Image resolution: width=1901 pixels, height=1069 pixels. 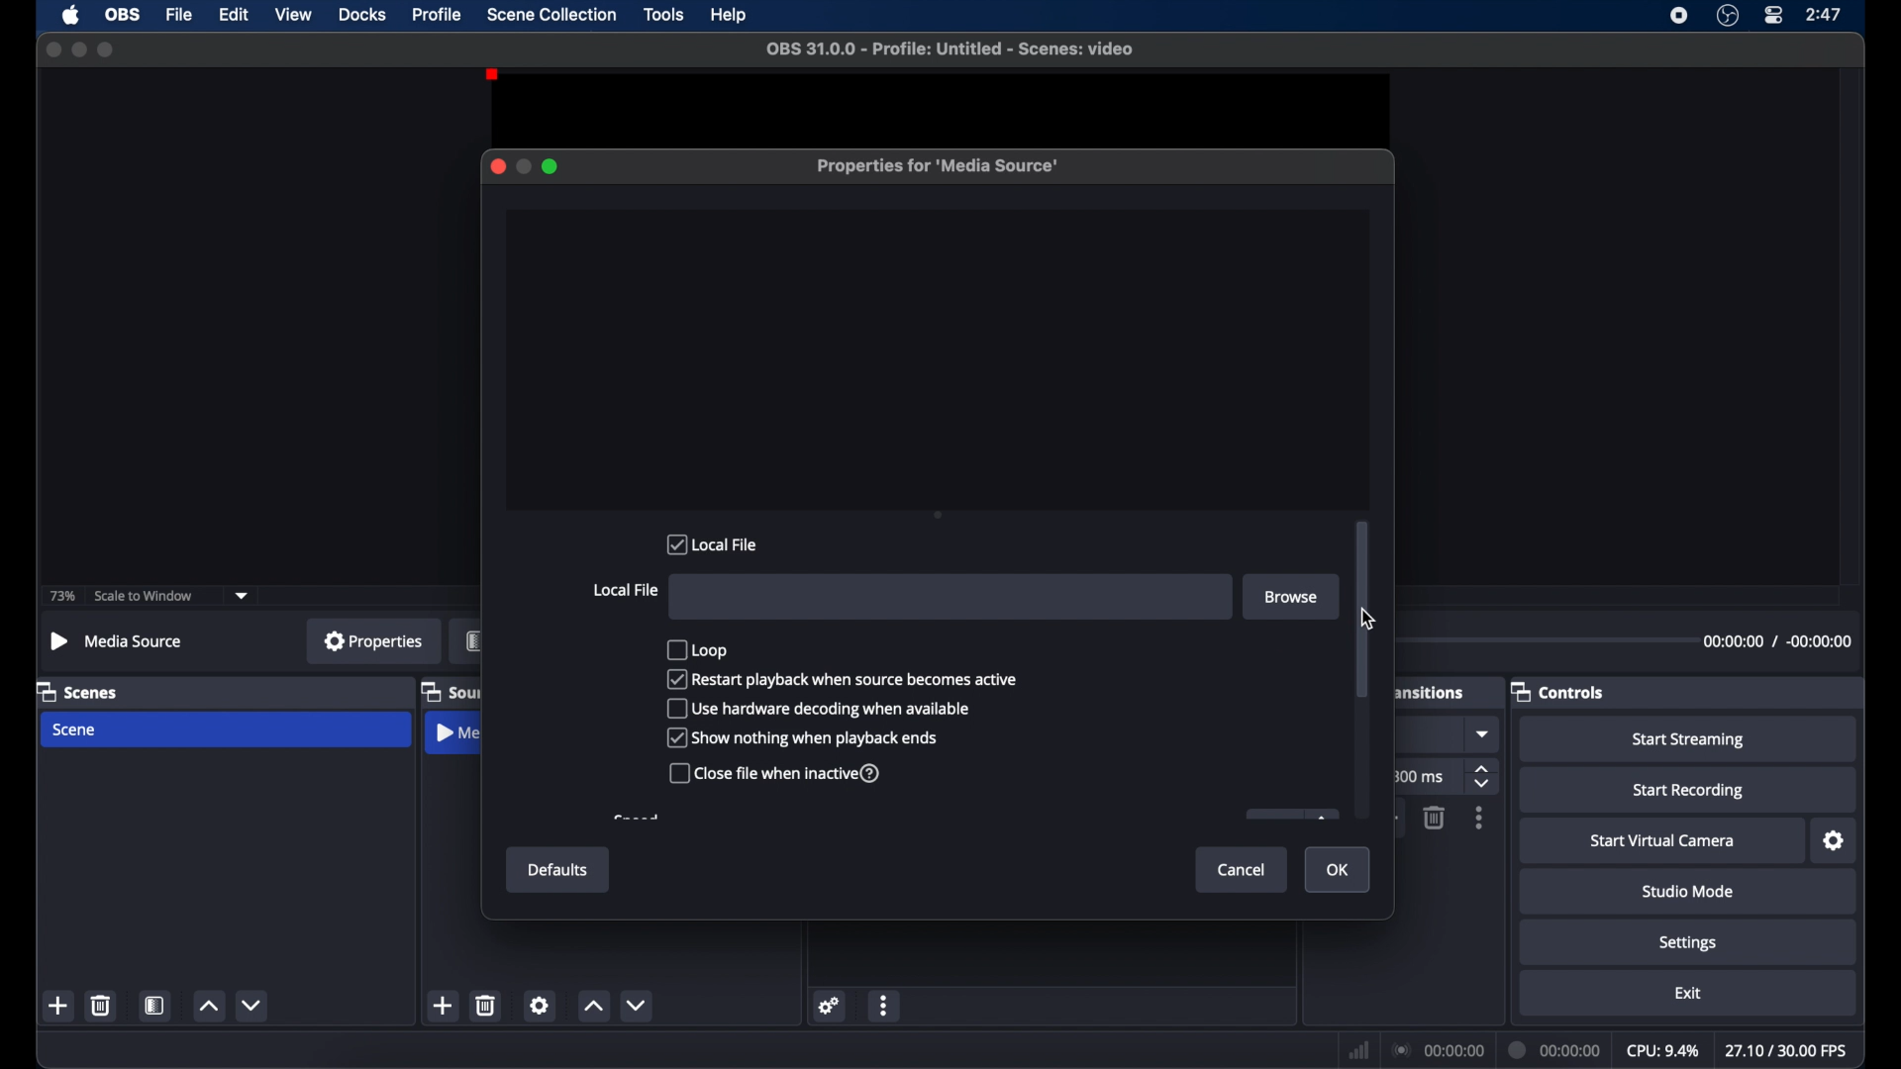 I want to click on start virtual camera, so click(x=1663, y=841).